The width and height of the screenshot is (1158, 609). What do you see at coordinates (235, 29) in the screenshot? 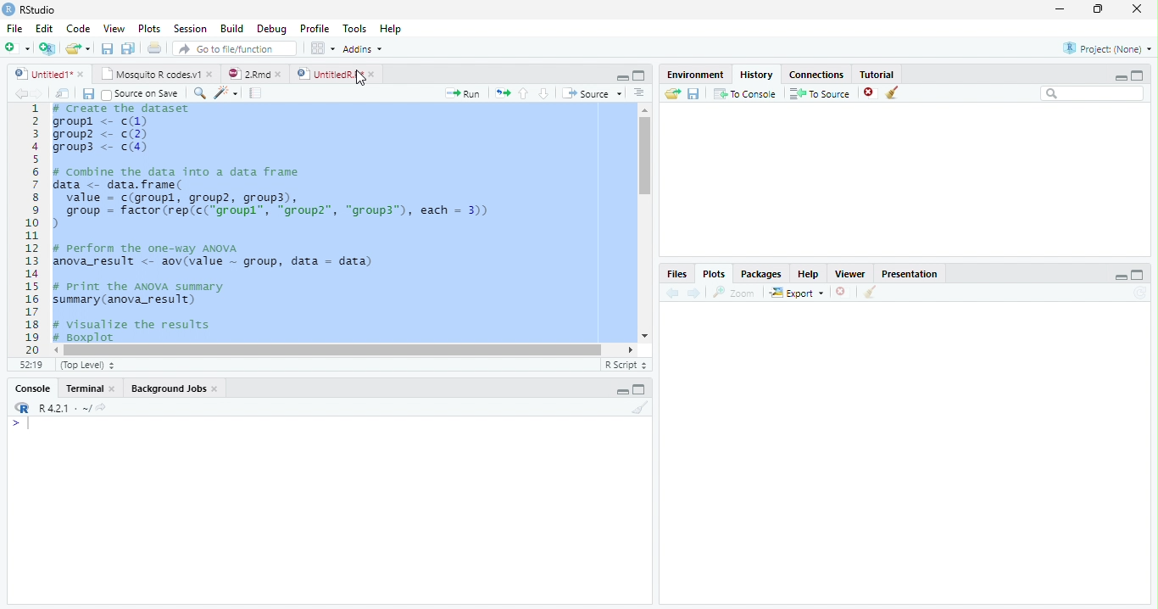
I see `Build` at bounding box center [235, 29].